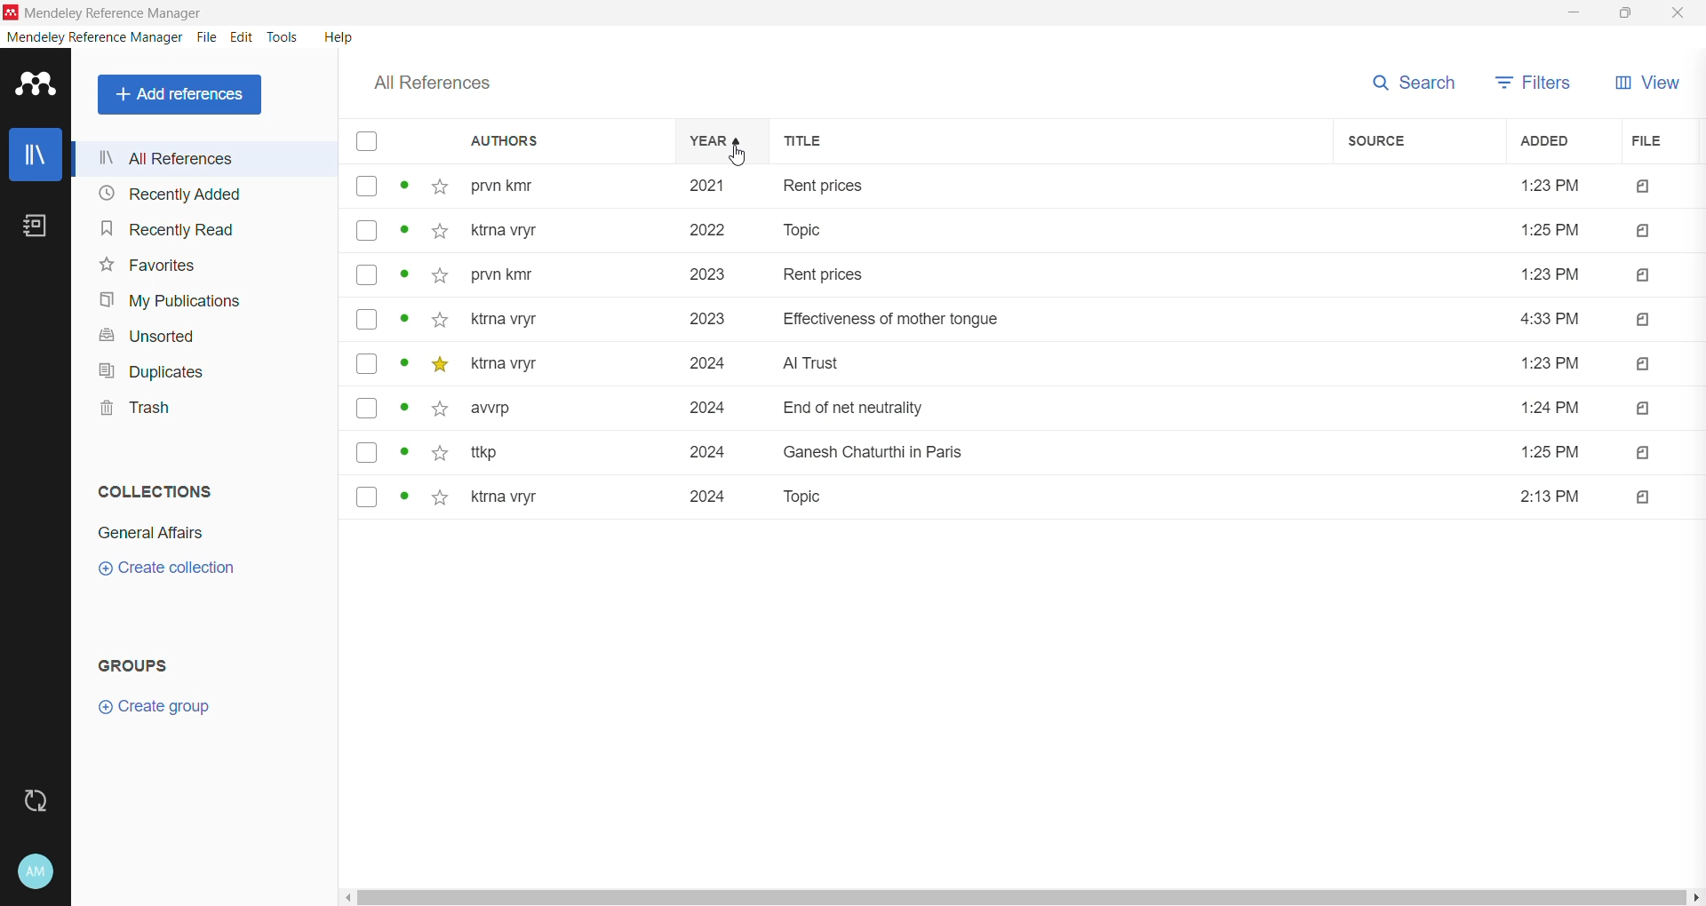 The image size is (1706, 906). What do you see at coordinates (404, 185) in the screenshot?
I see `unread` at bounding box center [404, 185].